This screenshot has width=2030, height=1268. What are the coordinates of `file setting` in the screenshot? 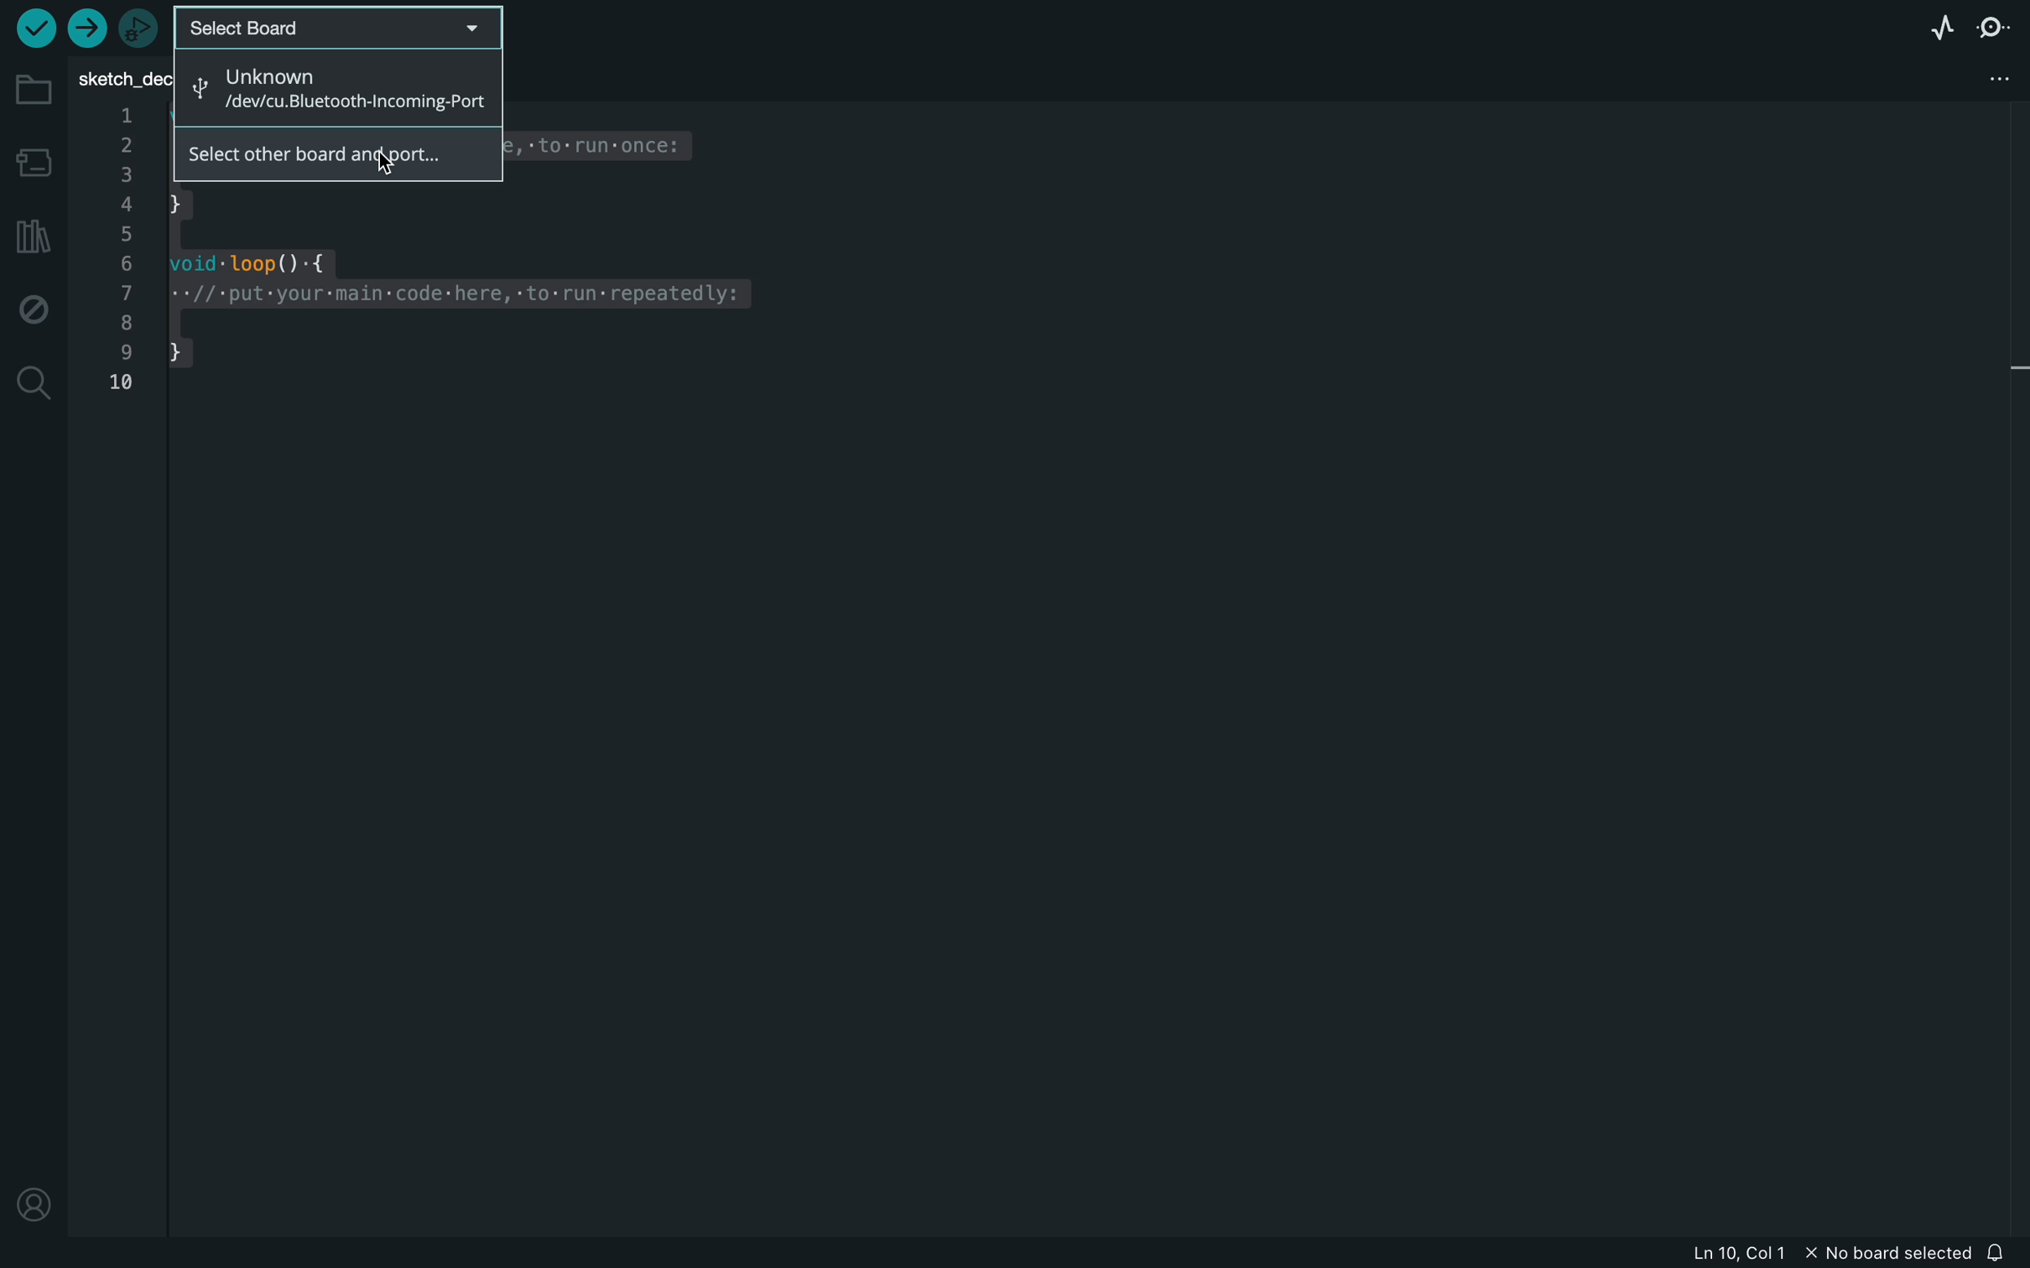 It's located at (1981, 79).